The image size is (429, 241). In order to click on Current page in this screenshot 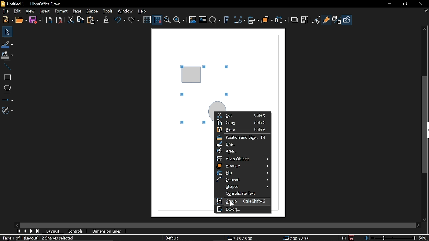, I will do `click(19, 238)`.